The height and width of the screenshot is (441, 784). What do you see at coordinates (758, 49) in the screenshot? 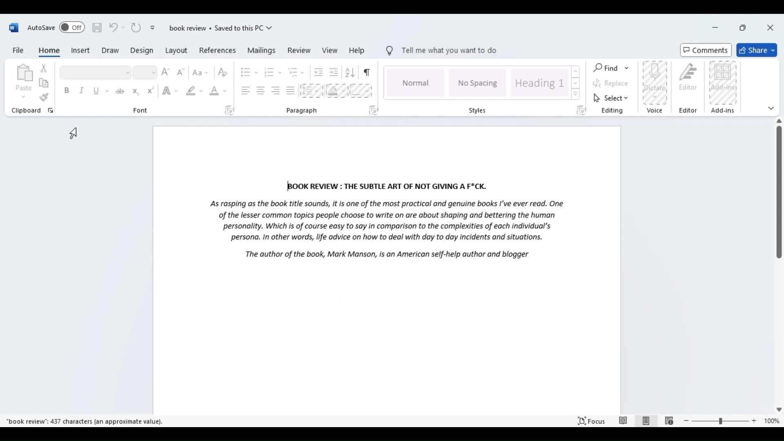
I see `Share` at bounding box center [758, 49].